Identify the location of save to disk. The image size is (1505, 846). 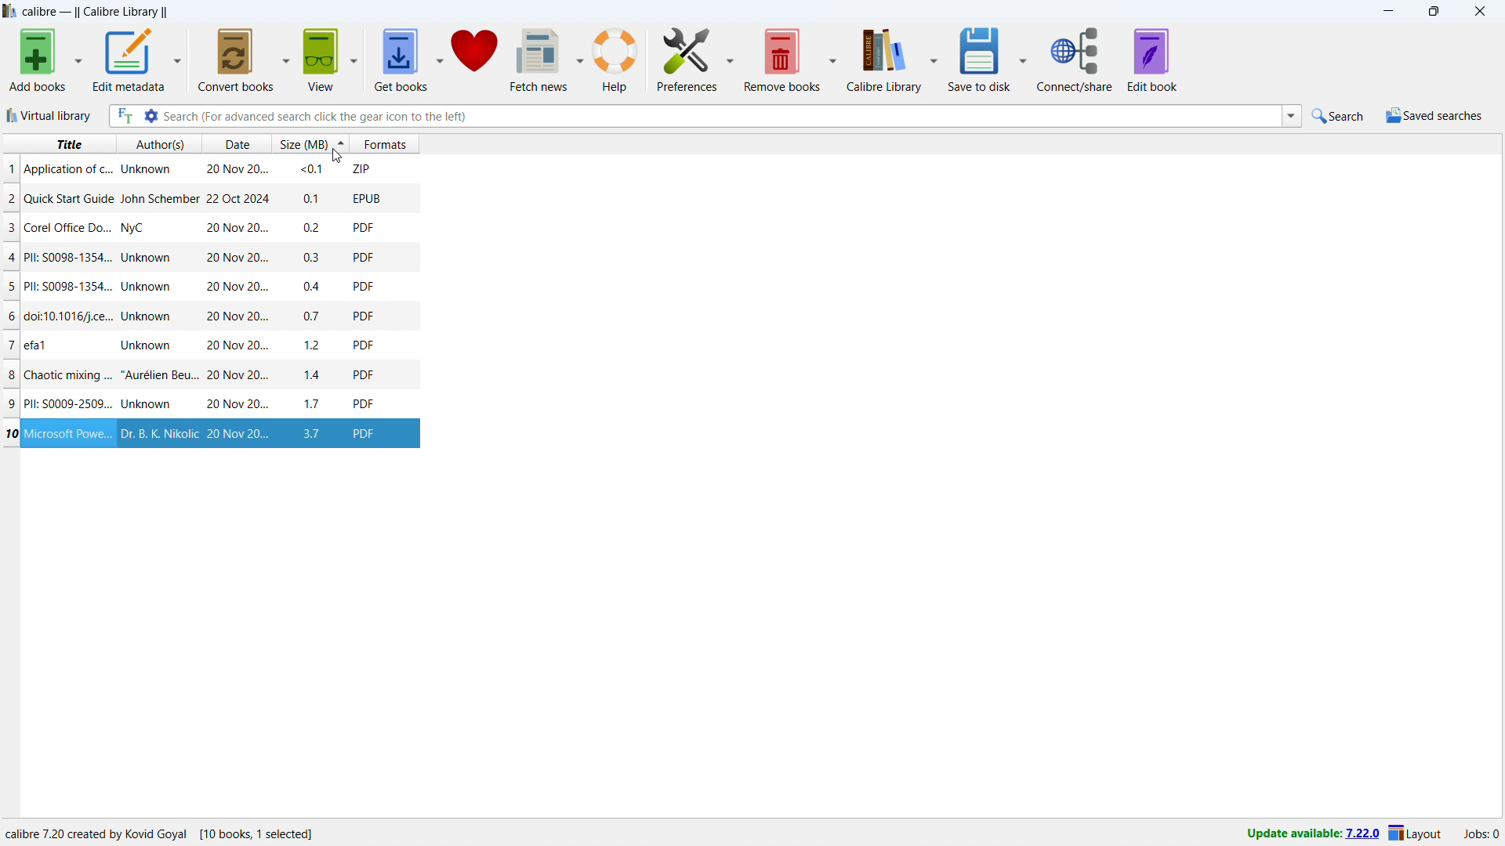
(979, 59).